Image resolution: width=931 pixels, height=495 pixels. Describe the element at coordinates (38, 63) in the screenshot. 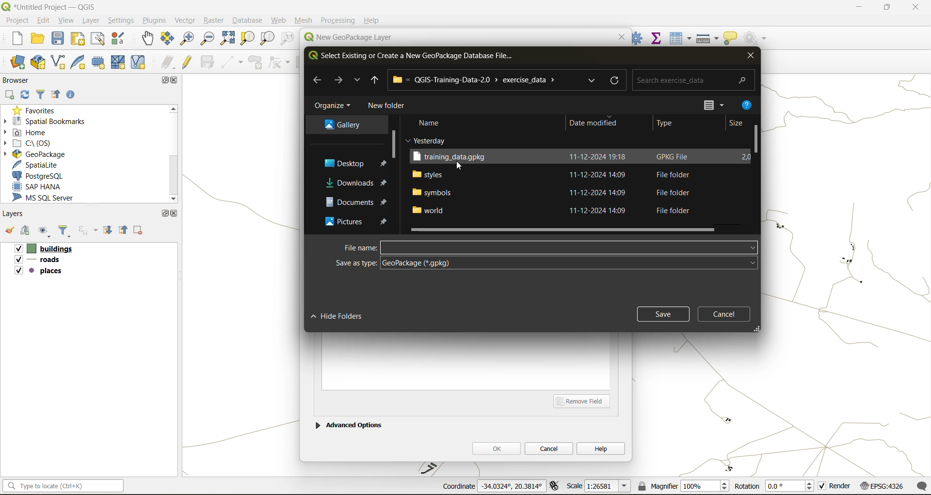

I see `new geopackage ` at that location.